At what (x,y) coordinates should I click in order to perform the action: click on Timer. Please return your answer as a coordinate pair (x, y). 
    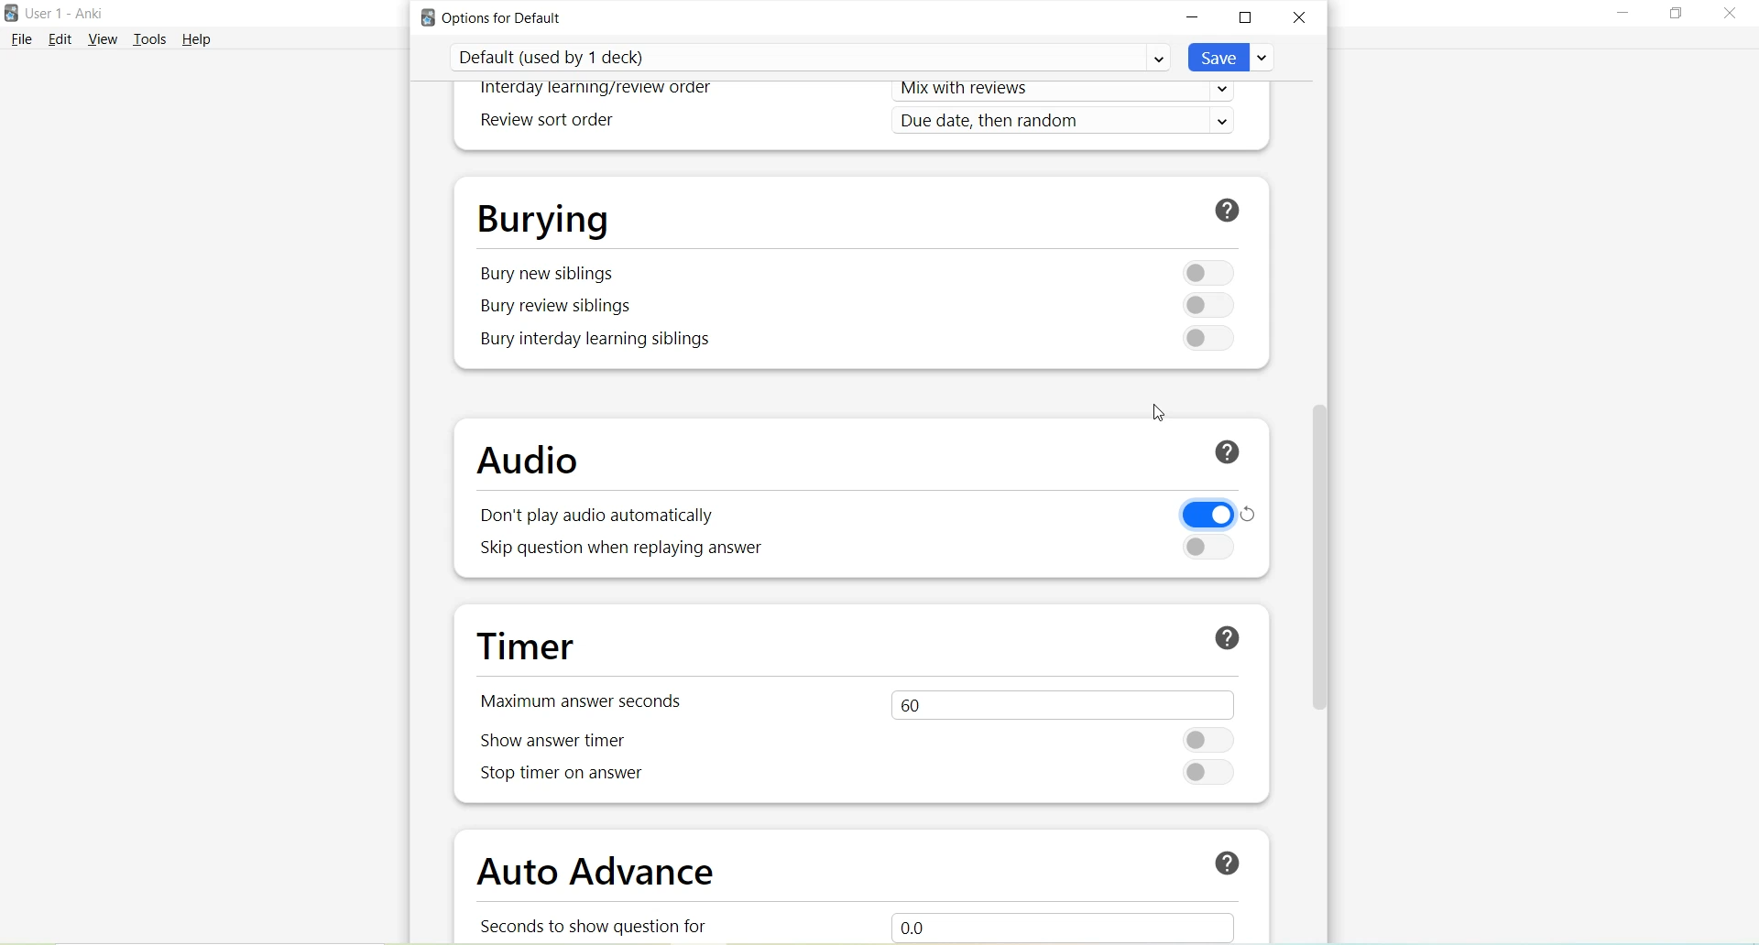
    Looking at the image, I should click on (533, 647).